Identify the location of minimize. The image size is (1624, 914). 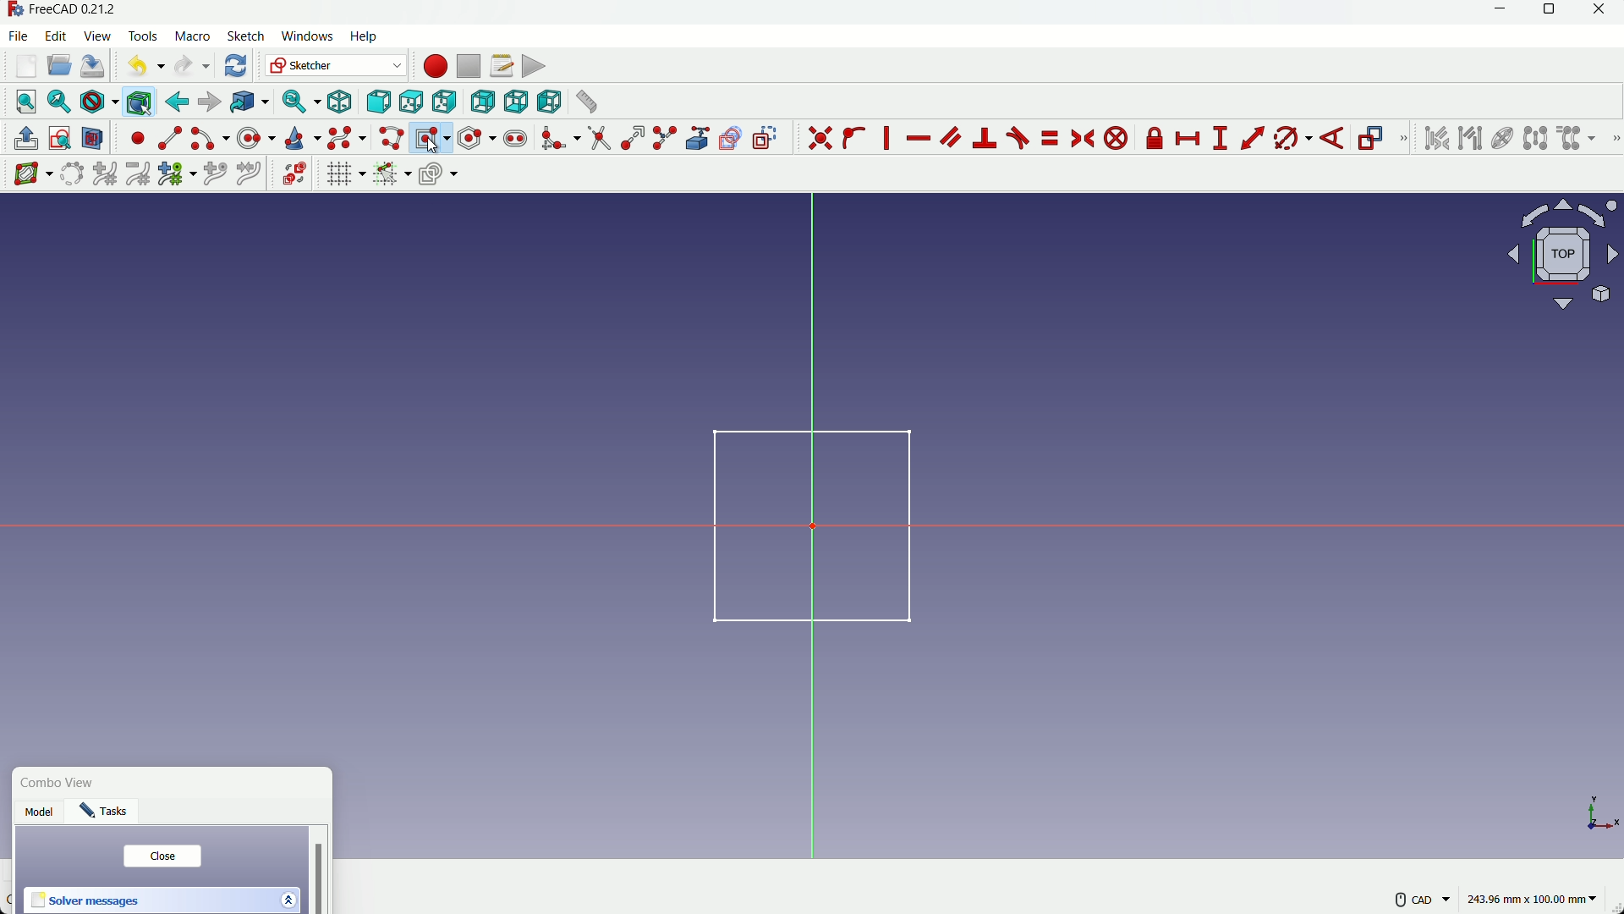
(1496, 13).